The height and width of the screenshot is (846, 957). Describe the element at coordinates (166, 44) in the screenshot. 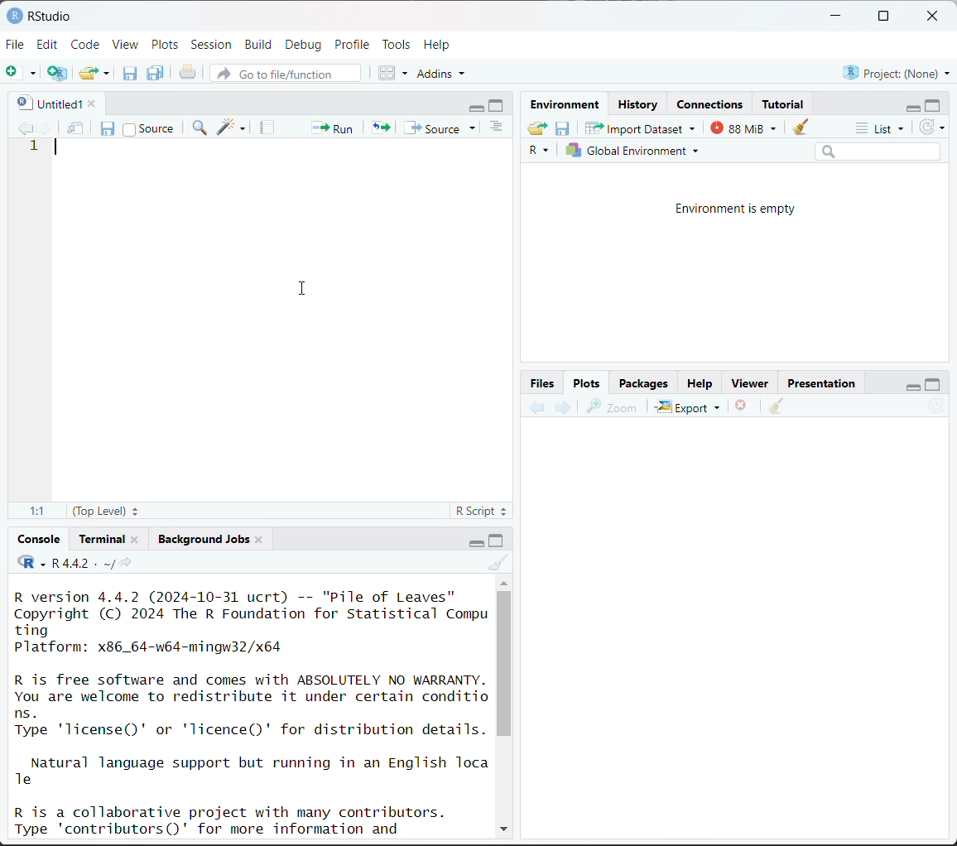

I see `Plots` at that location.